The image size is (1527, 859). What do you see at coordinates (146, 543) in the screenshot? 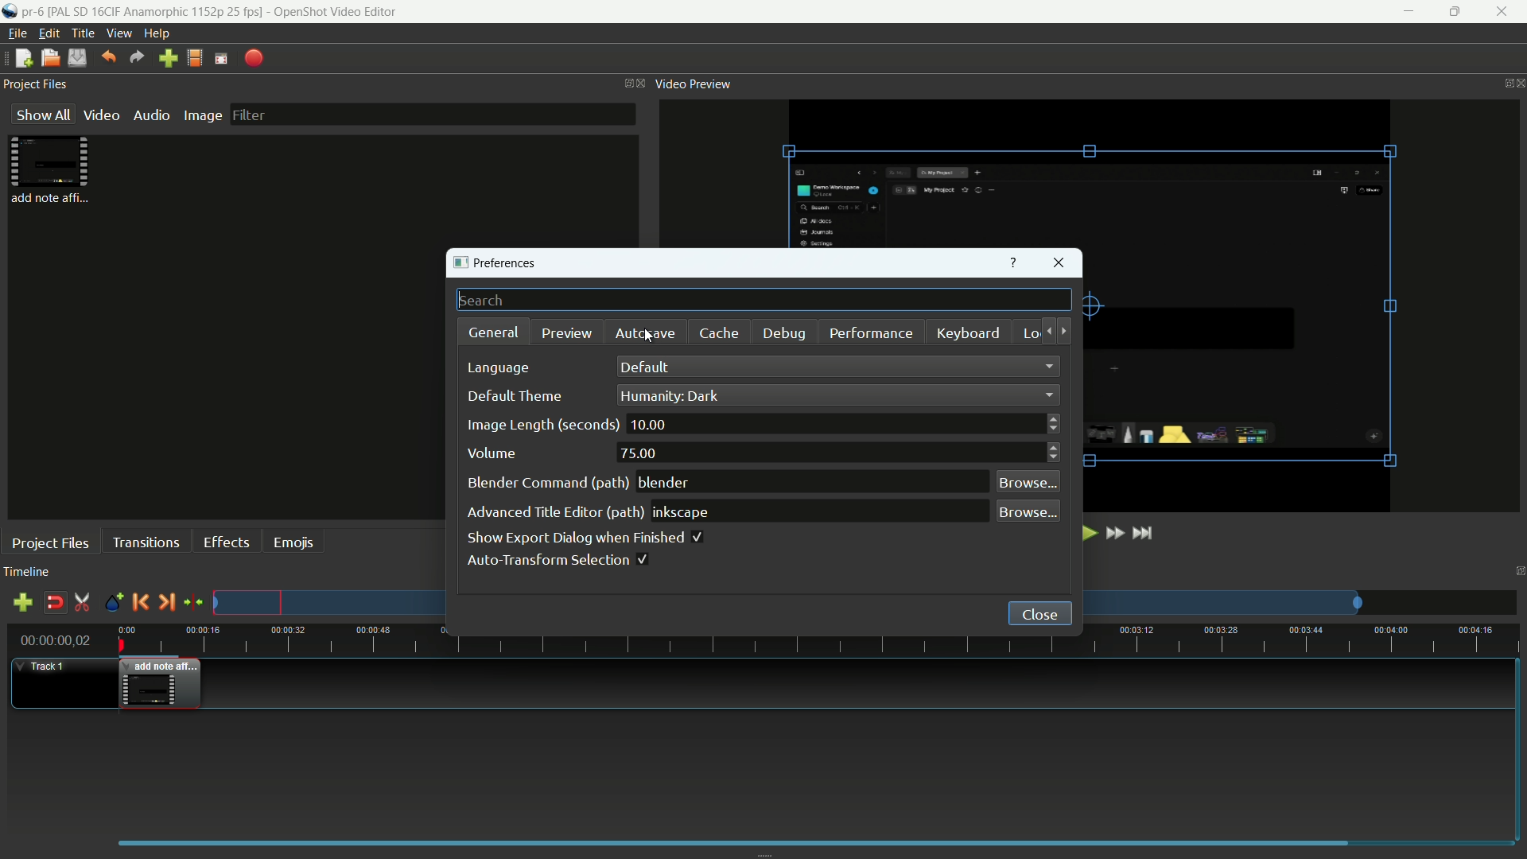
I see `transitions` at bounding box center [146, 543].